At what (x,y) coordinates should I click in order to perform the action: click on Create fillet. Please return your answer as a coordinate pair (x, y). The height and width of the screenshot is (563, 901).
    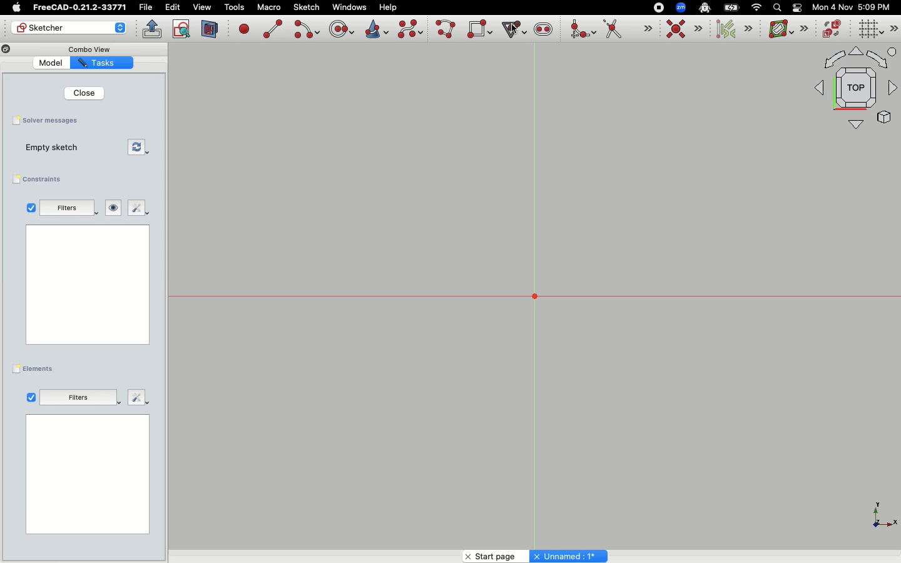
    Looking at the image, I should click on (582, 30).